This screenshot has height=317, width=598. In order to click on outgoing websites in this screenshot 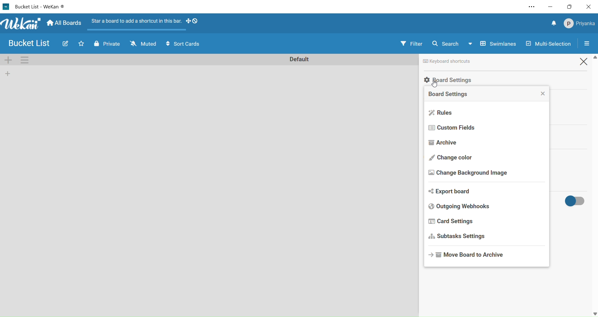, I will do `click(487, 207)`.